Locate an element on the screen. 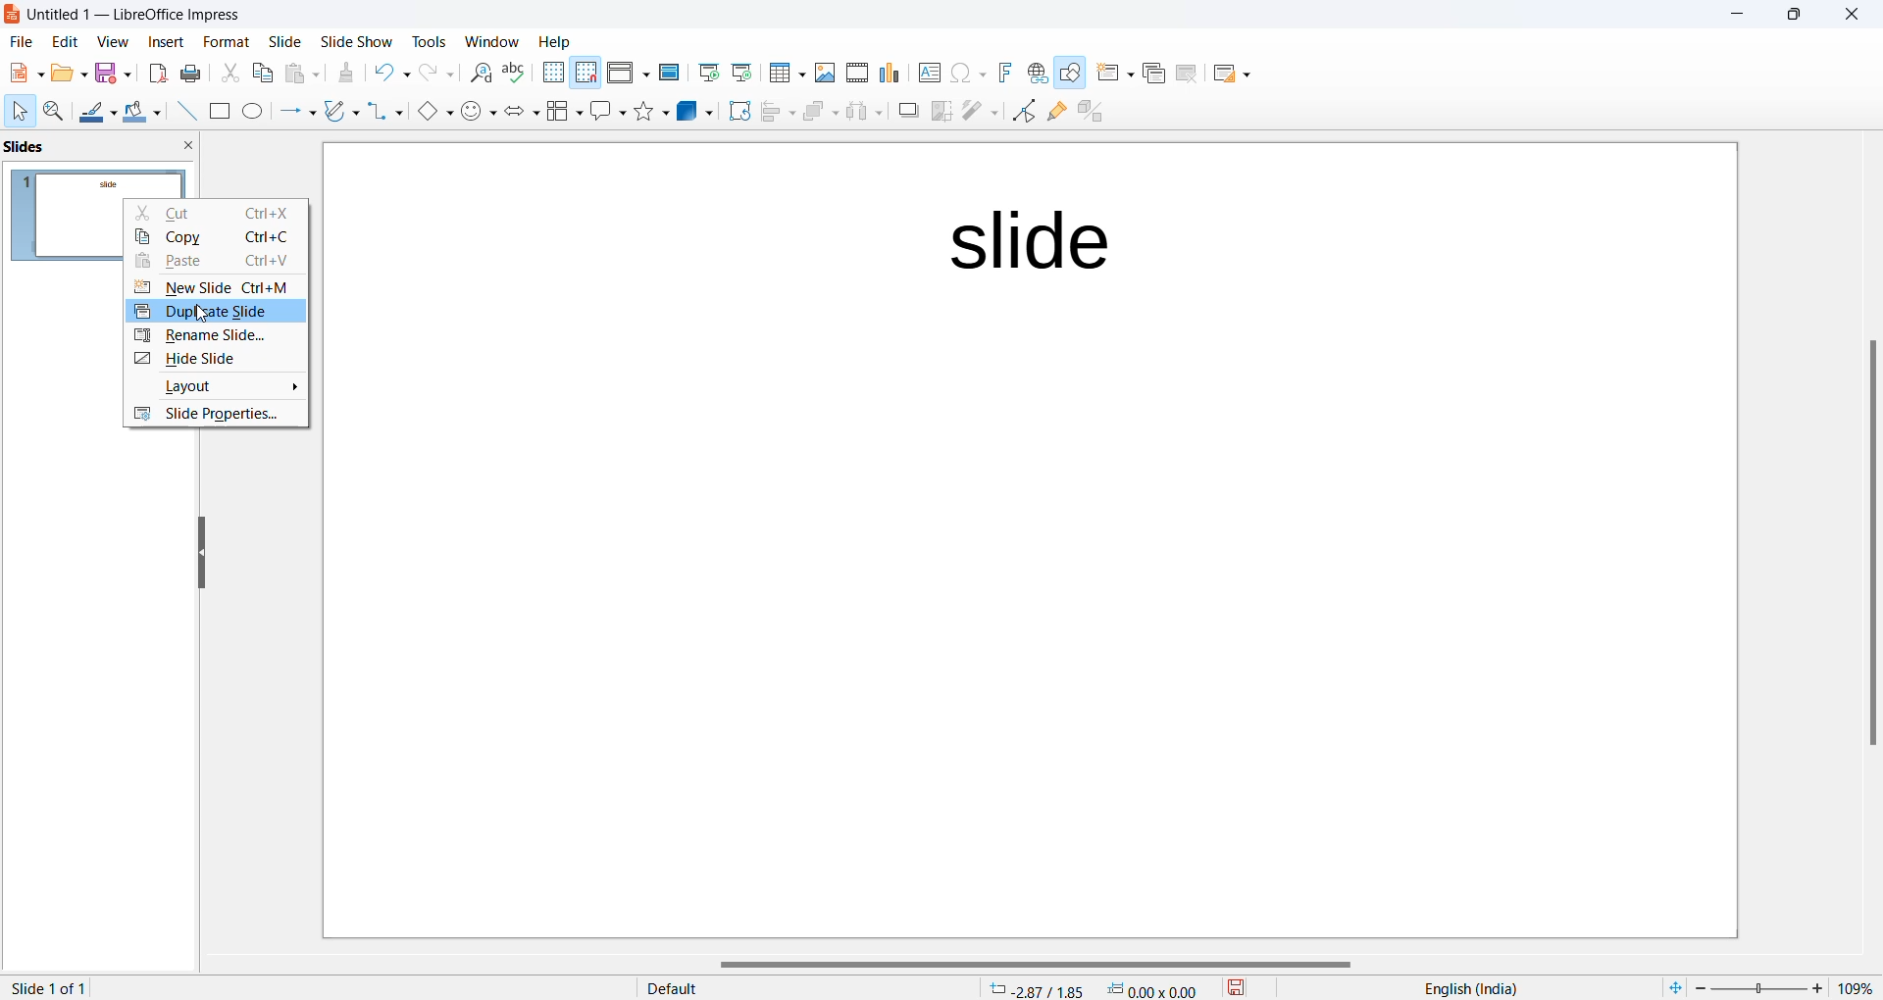 The height and width of the screenshot is (1000, 1883). zoom slider is located at coordinates (1763, 986).